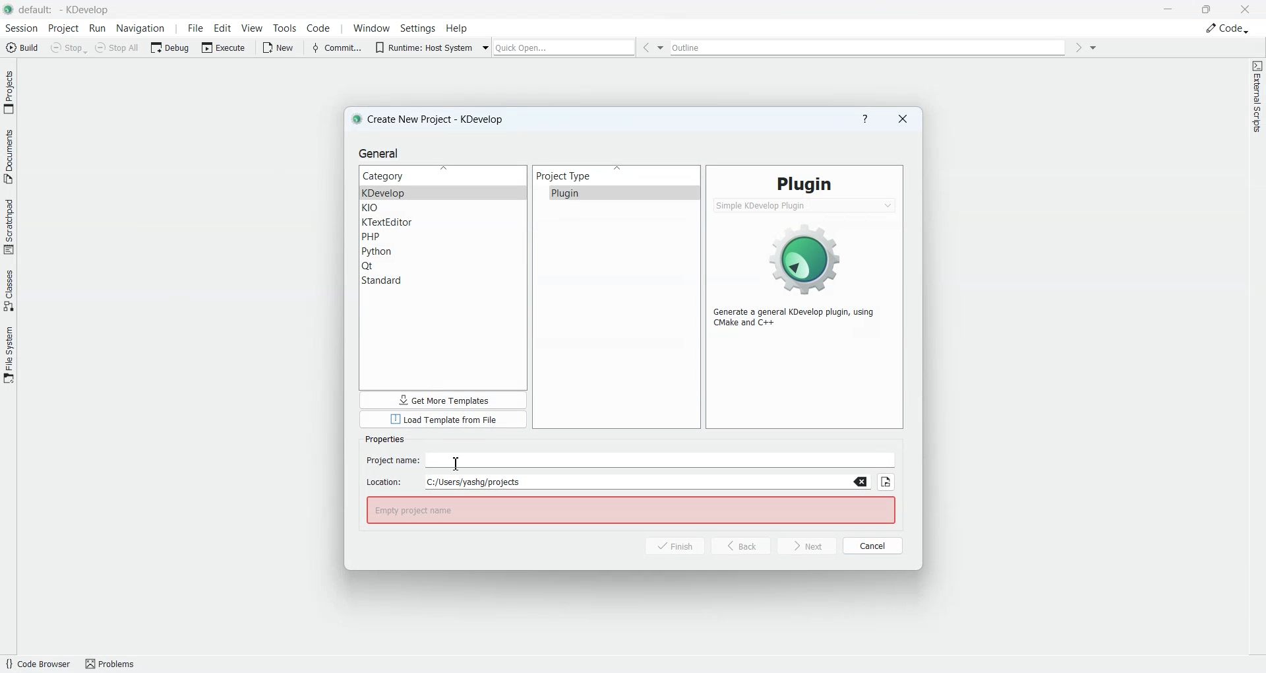 This screenshot has height=673, width=1266. Describe the element at coordinates (1207, 8) in the screenshot. I see `Maximize` at that location.